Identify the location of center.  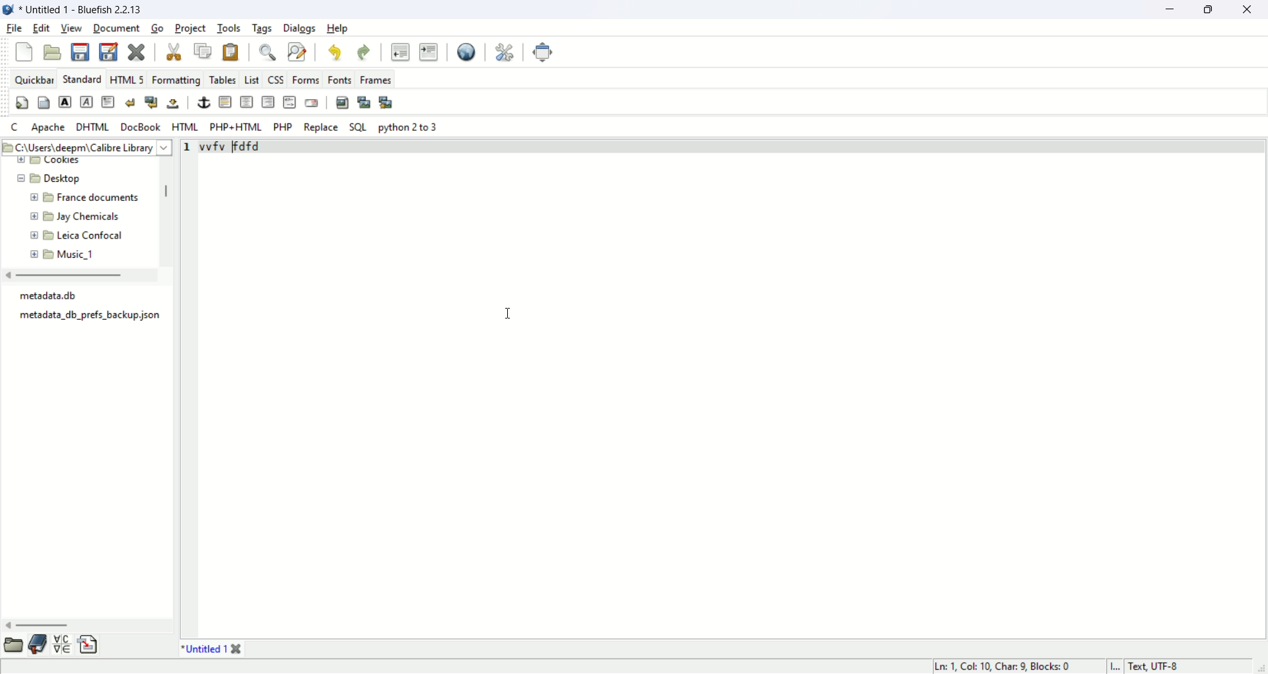
(247, 102).